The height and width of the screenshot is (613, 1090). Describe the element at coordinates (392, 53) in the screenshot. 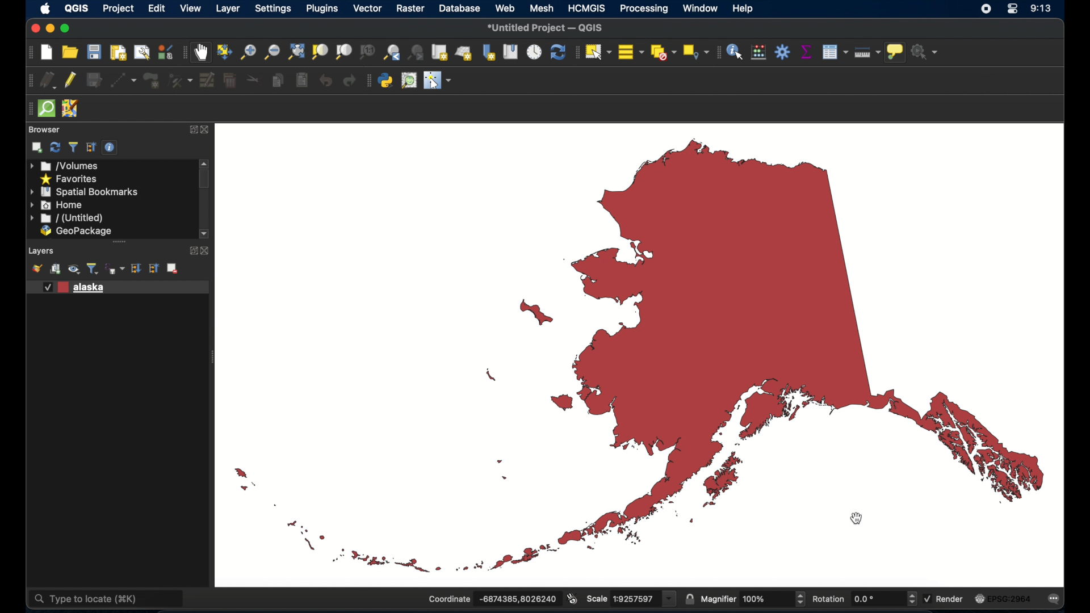

I see `zoom last` at that location.